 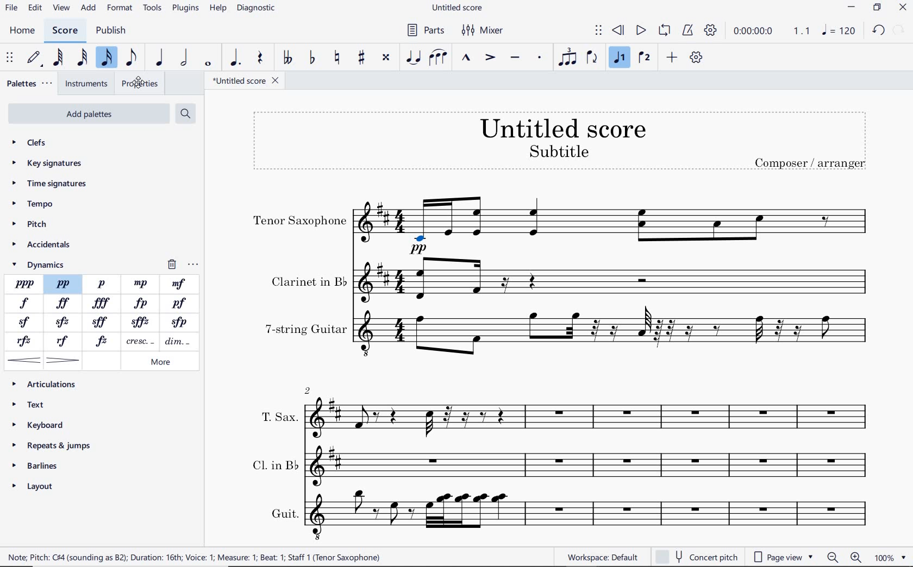 I want to click on rest, so click(x=261, y=58).